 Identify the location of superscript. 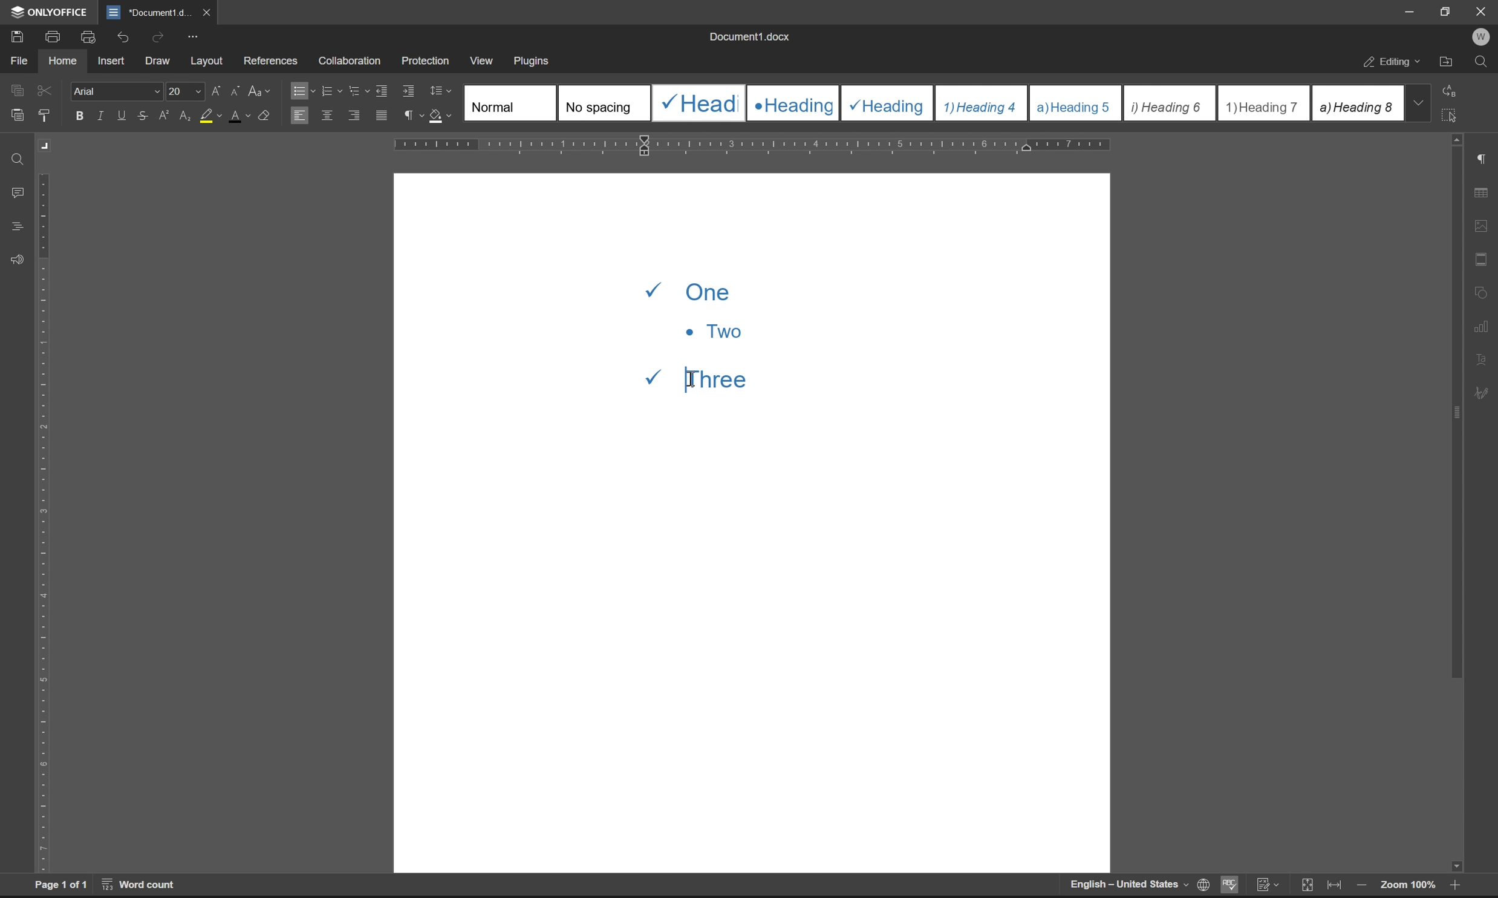
(166, 116).